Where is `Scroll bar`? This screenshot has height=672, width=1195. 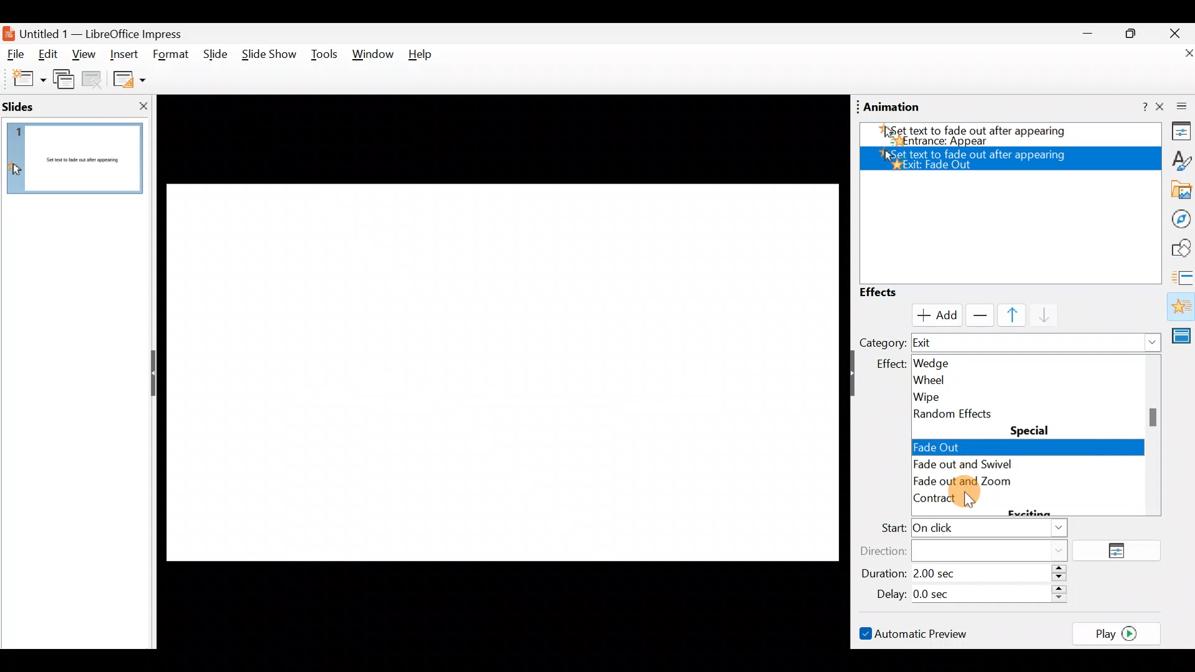
Scroll bar is located at coordinates (840, 365).